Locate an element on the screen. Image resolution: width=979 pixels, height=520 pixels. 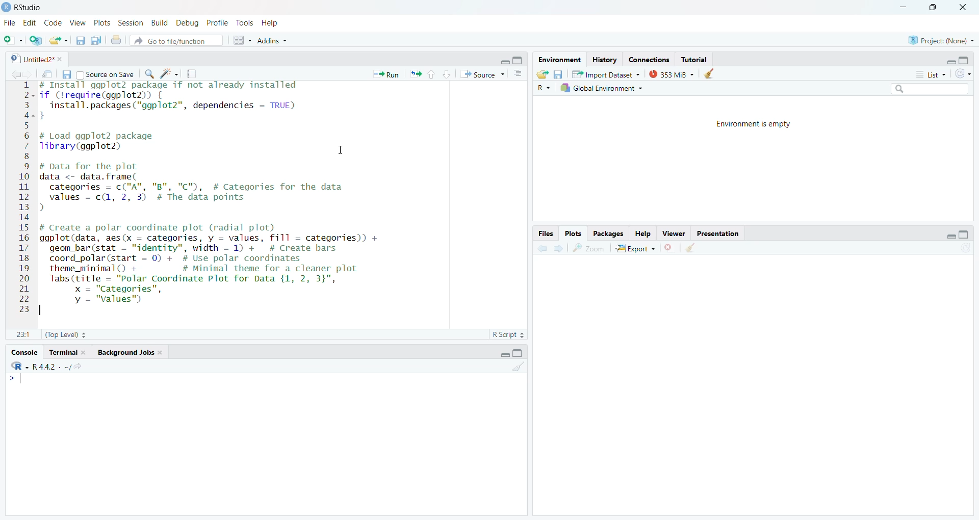
Code is located at coordinates (51, 23).